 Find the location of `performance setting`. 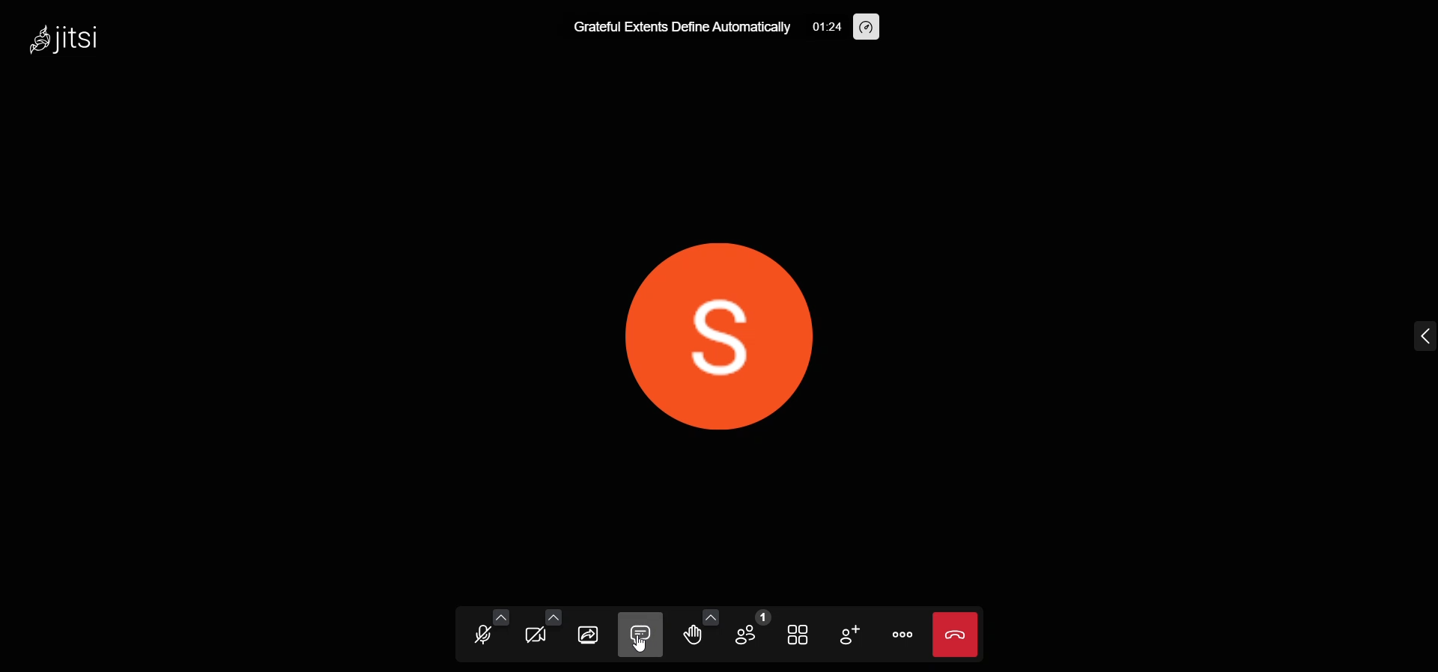

performance setting is located at coordinates (868, 27).